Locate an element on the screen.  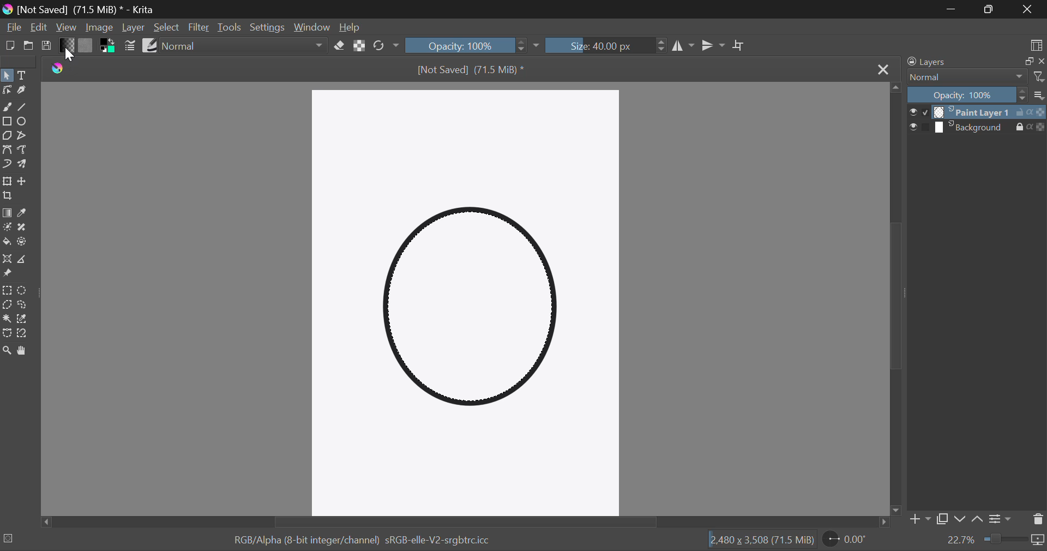
cursor is located at coordinates (73, 56).